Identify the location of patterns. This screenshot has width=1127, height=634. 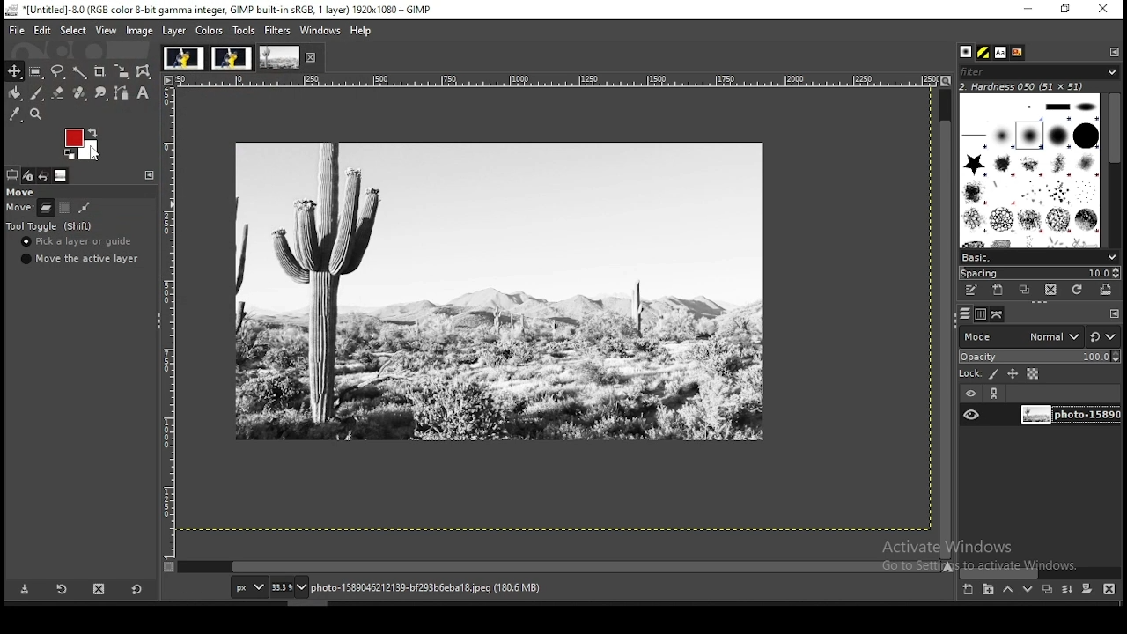
(984, 52).